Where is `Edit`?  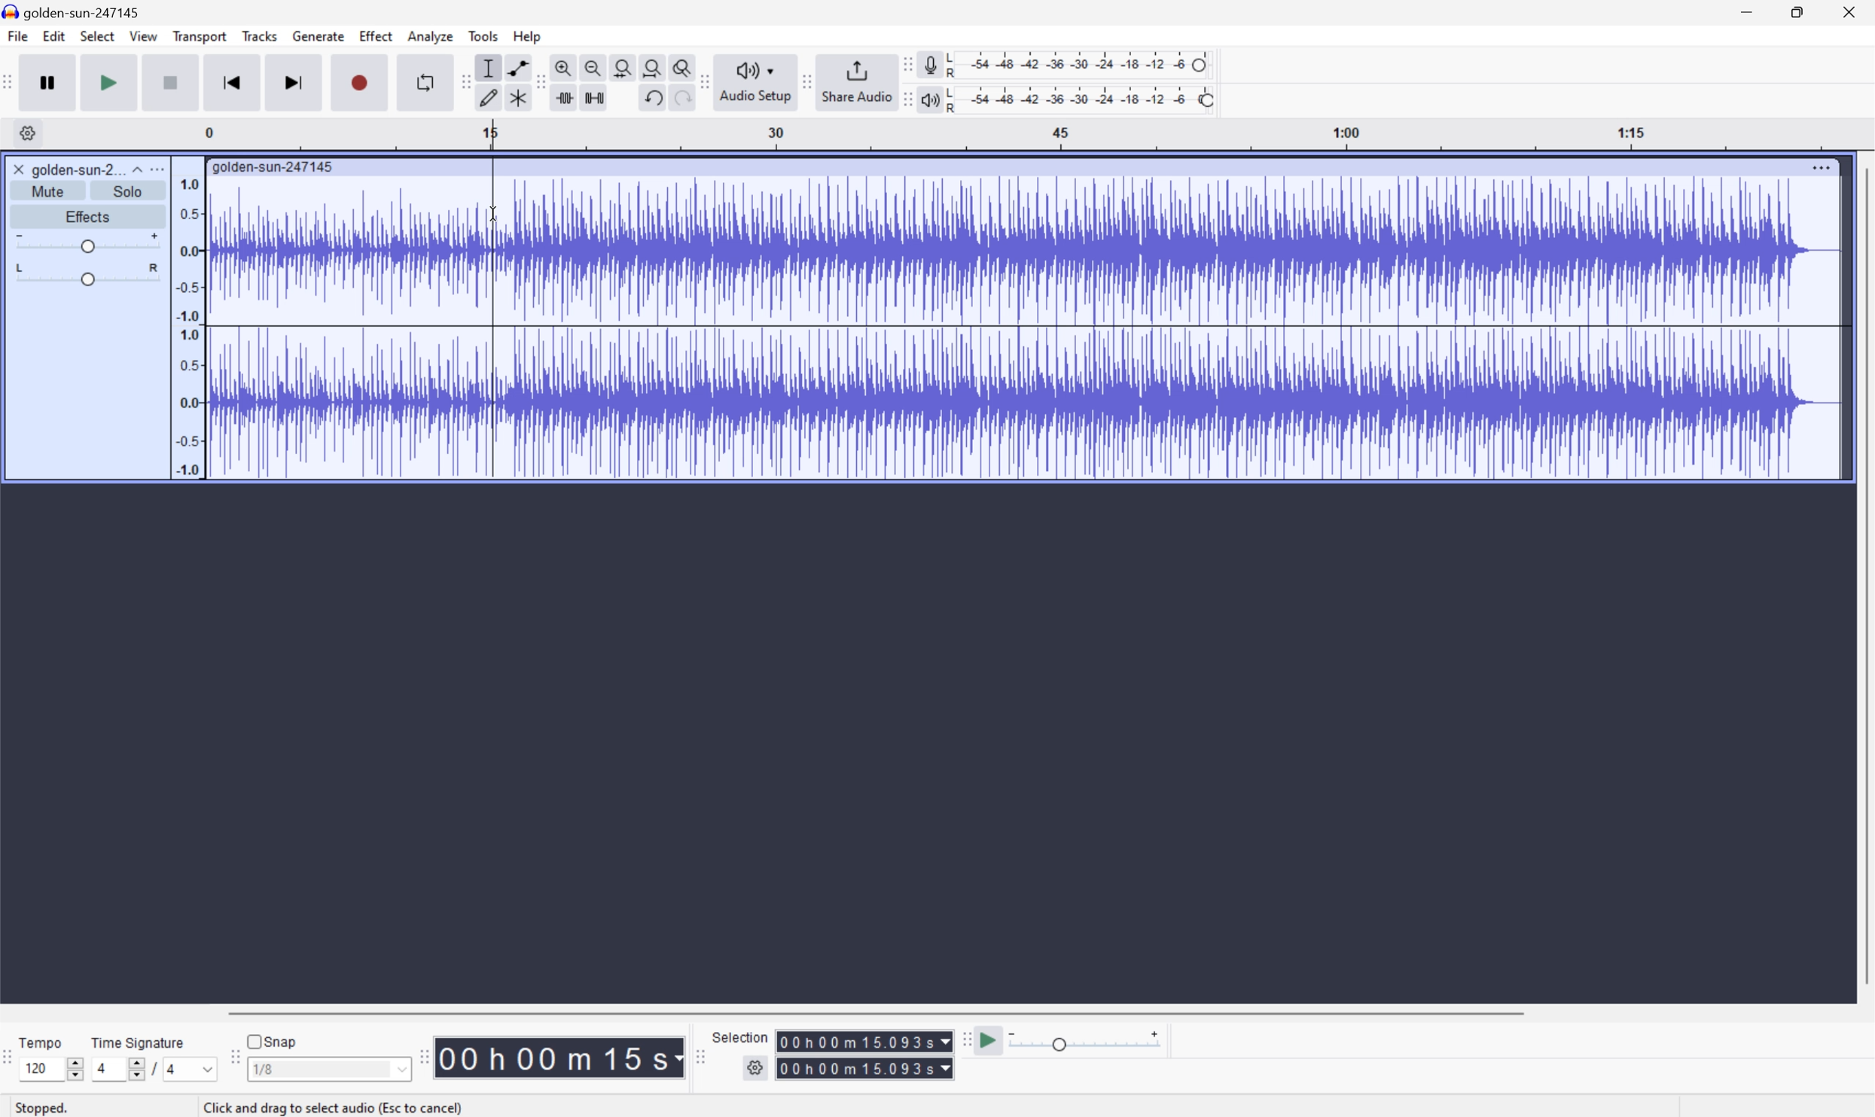
Edit is located at coordinates (55, 37).